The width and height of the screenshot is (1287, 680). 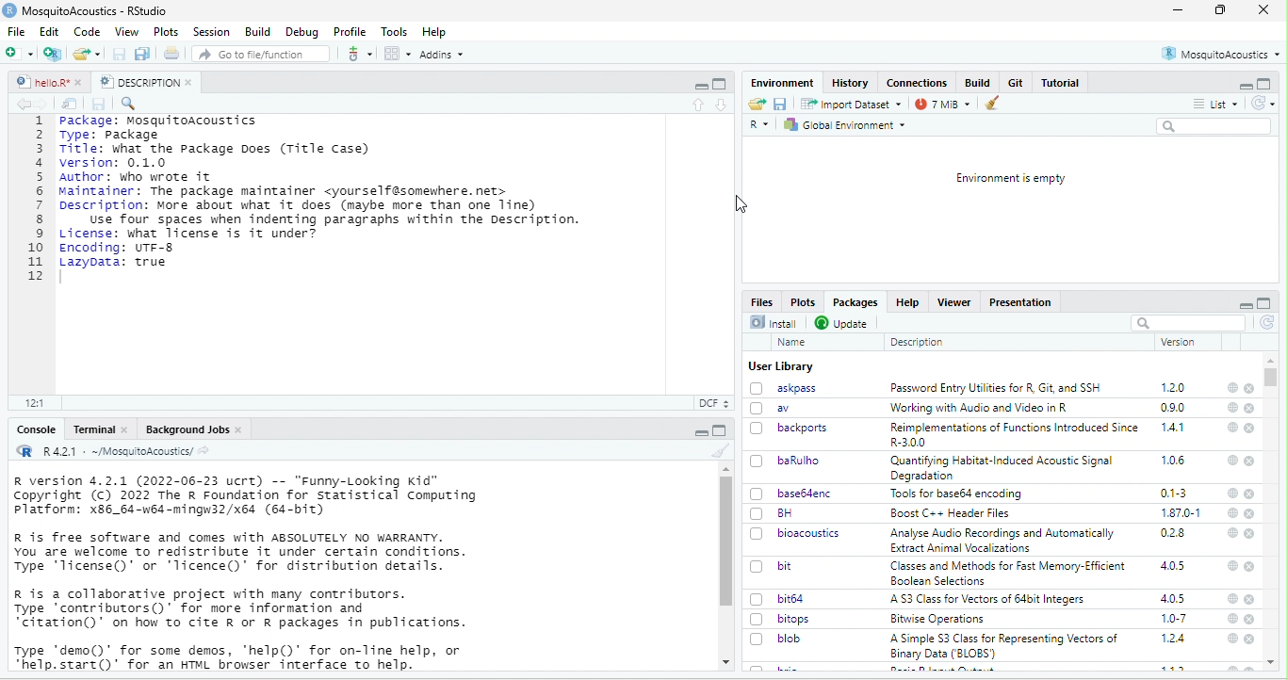 What do you see at coordinates (246, 496) in the screenshot?
I see `R version 4.2.1 (2022-06-23 ucrt) -- "Funny-Looking Kid"
Copyright (c) 2022 The R Foundation for statistical Computing
platform: x86_64-w64-mingw32/x64 (64-bit)` at bounding box center [246, 496].